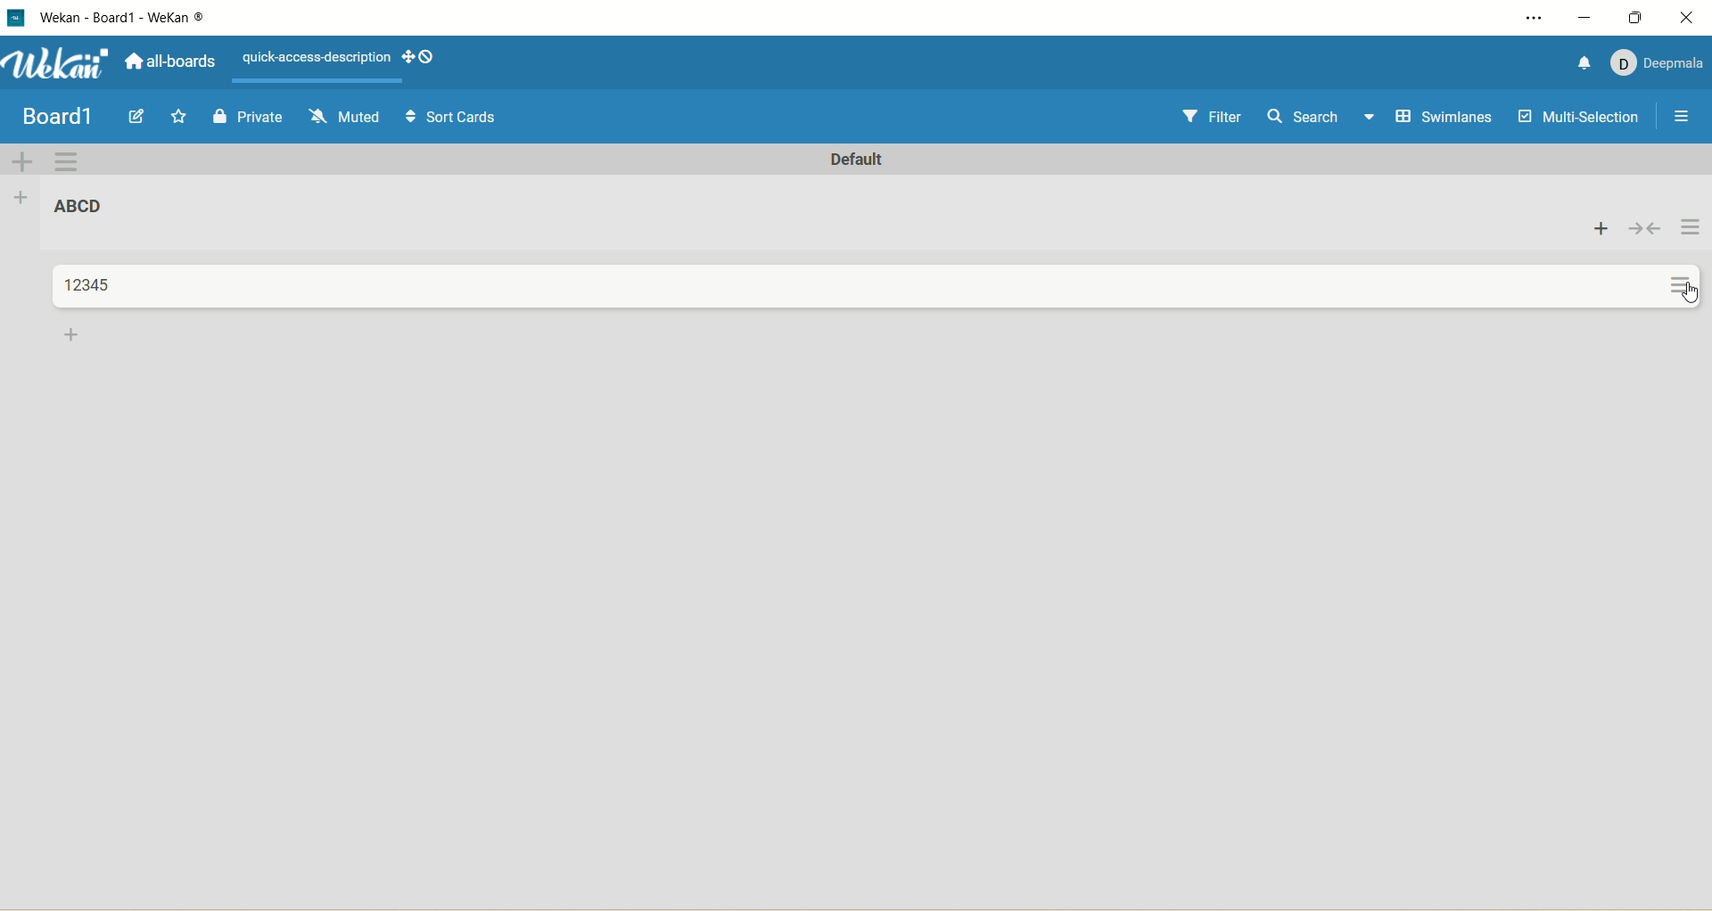 The image size is (1712, 911). Describe the element at coordinates (1524, 18) in the screenshot. I see `settings and more` at that location.